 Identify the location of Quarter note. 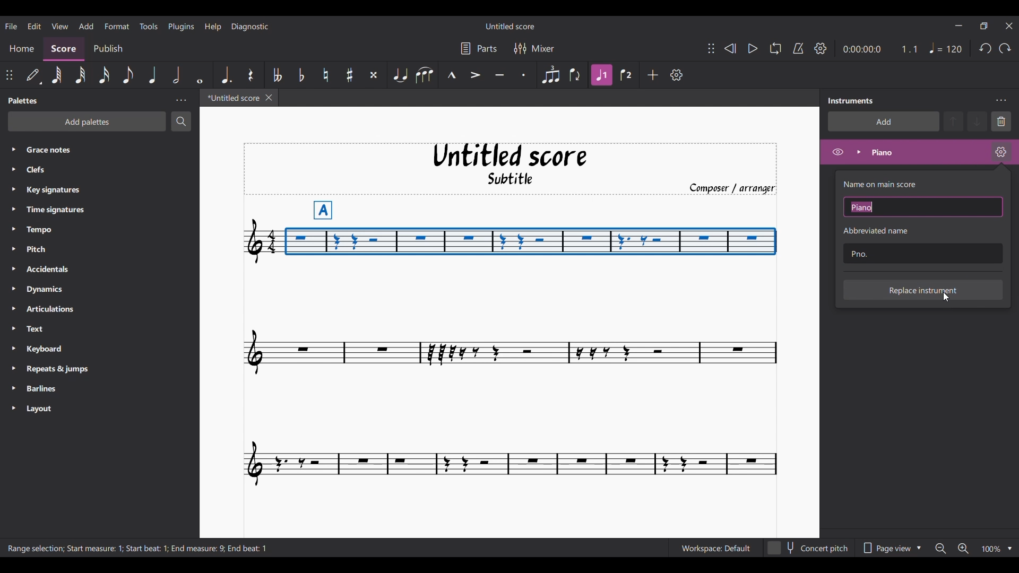
(946, 48).